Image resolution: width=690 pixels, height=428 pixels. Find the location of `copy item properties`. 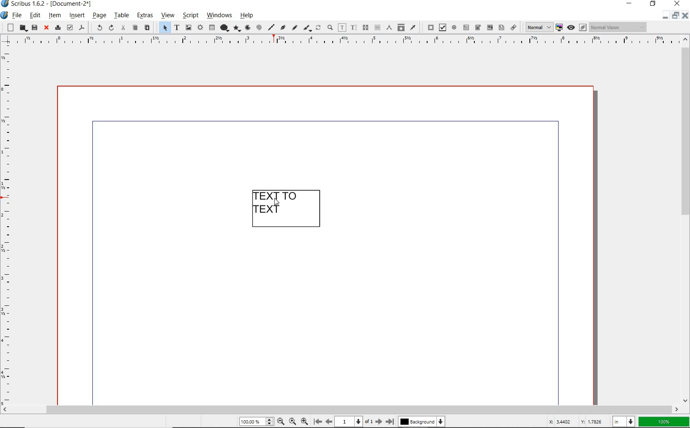

copy item properties is located at coordinates (401, 27).